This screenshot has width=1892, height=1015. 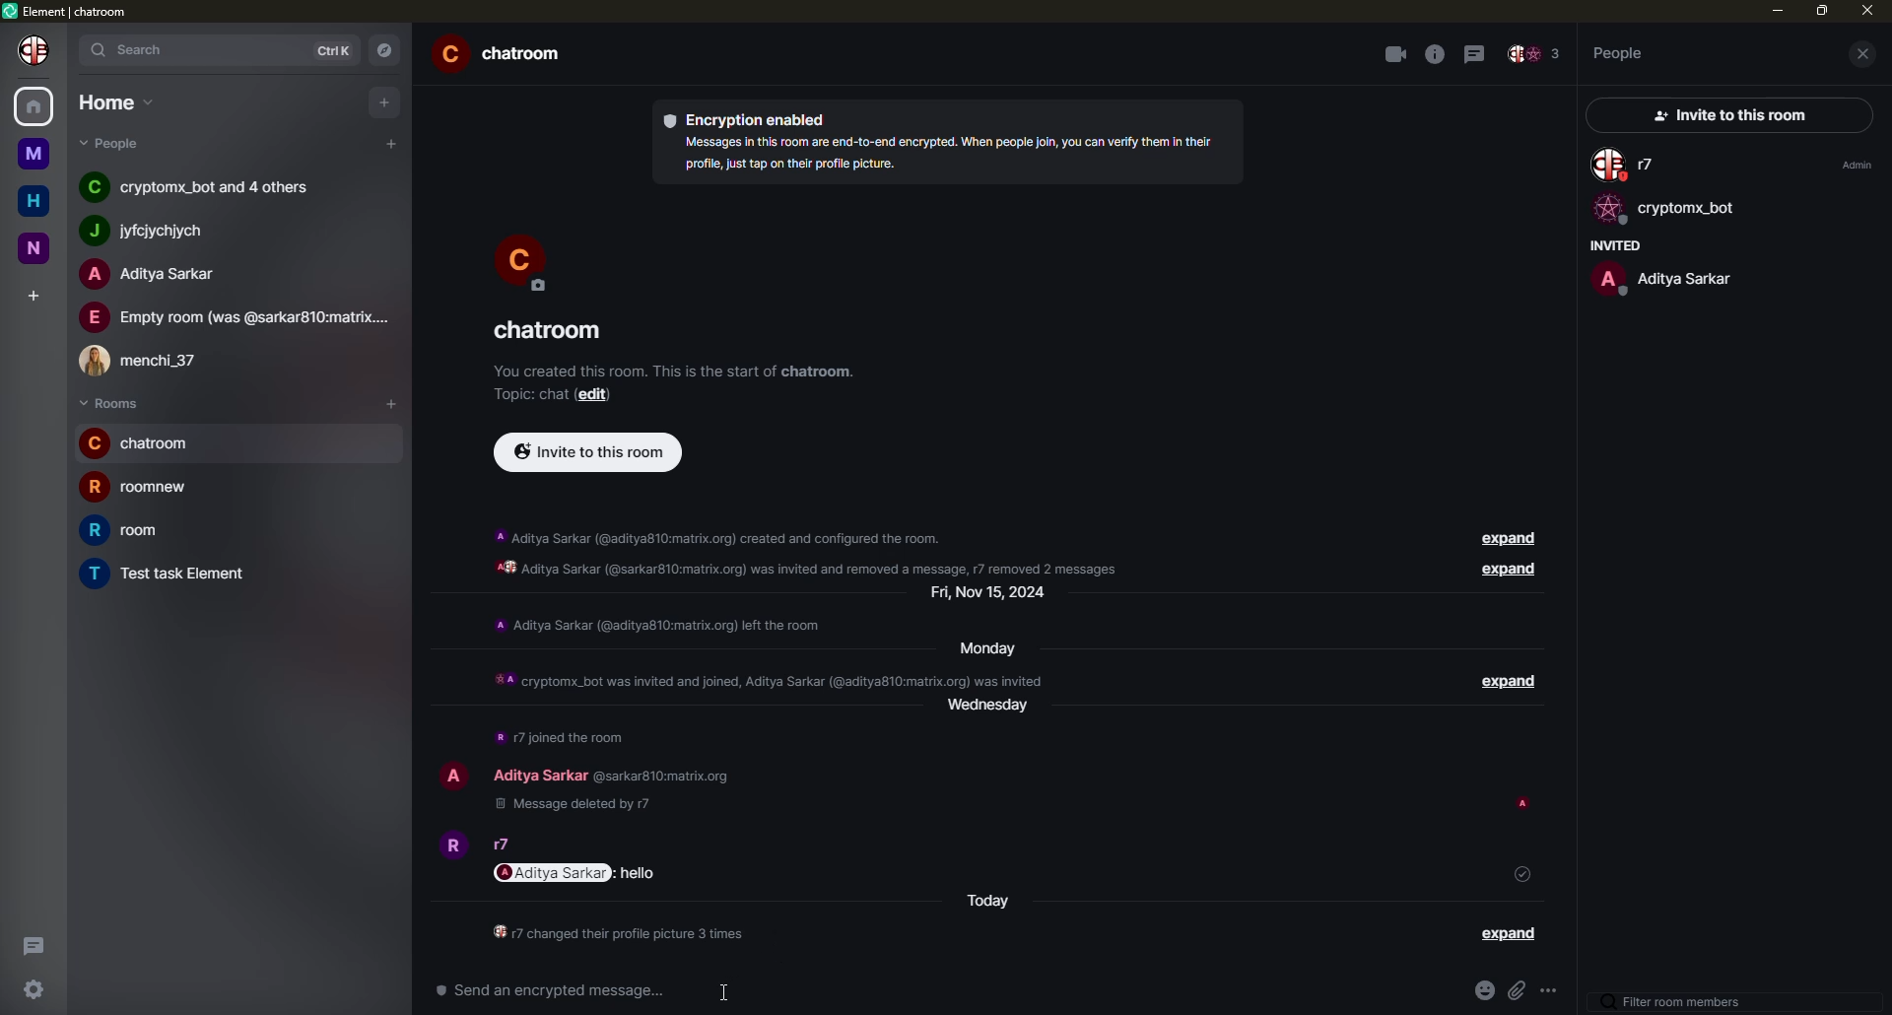 I want to click on room, so click(x=144, y=442).